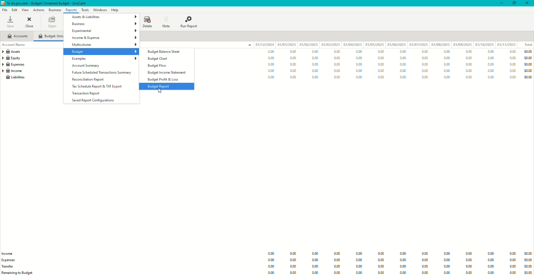  What do you see at coordinates (104, 24) in the screenshot?
I see `Business` at bounding box center [104, 24].